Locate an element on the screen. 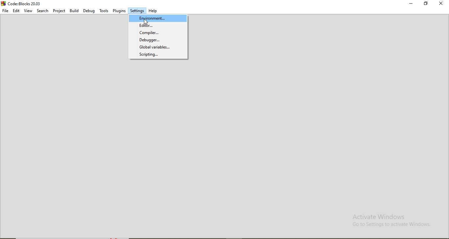  Tools  is located at coordinates (104, 11).